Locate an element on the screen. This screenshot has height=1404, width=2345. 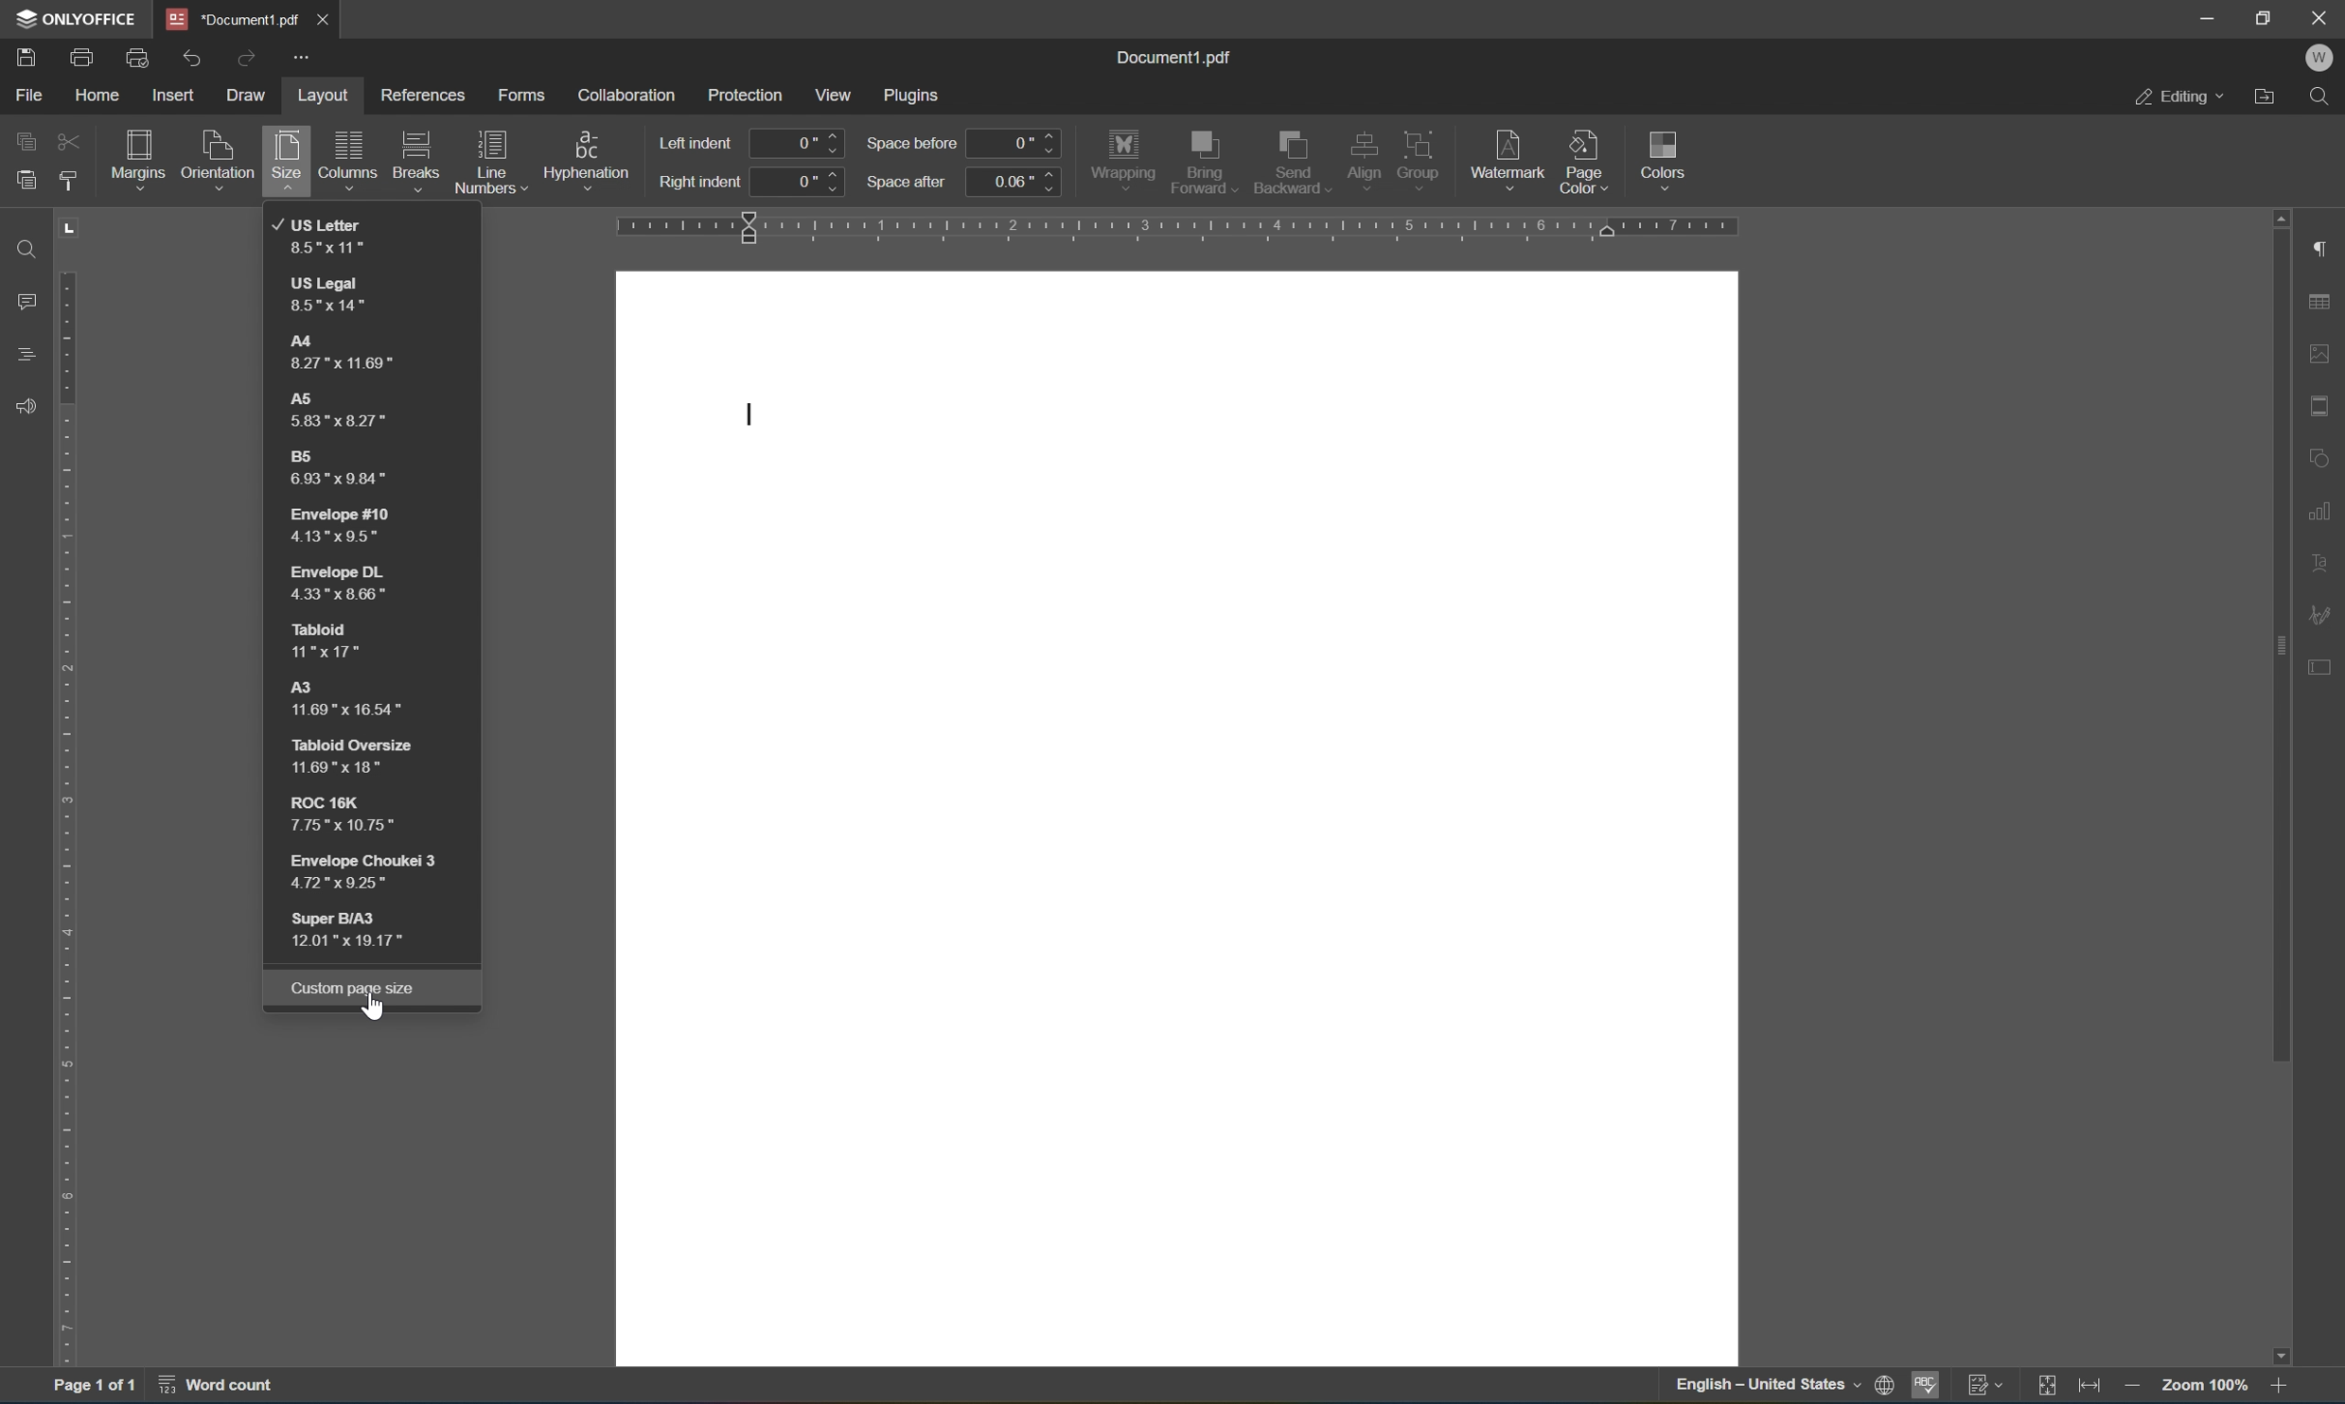
Tabloid is located at coordinates (321, 640).